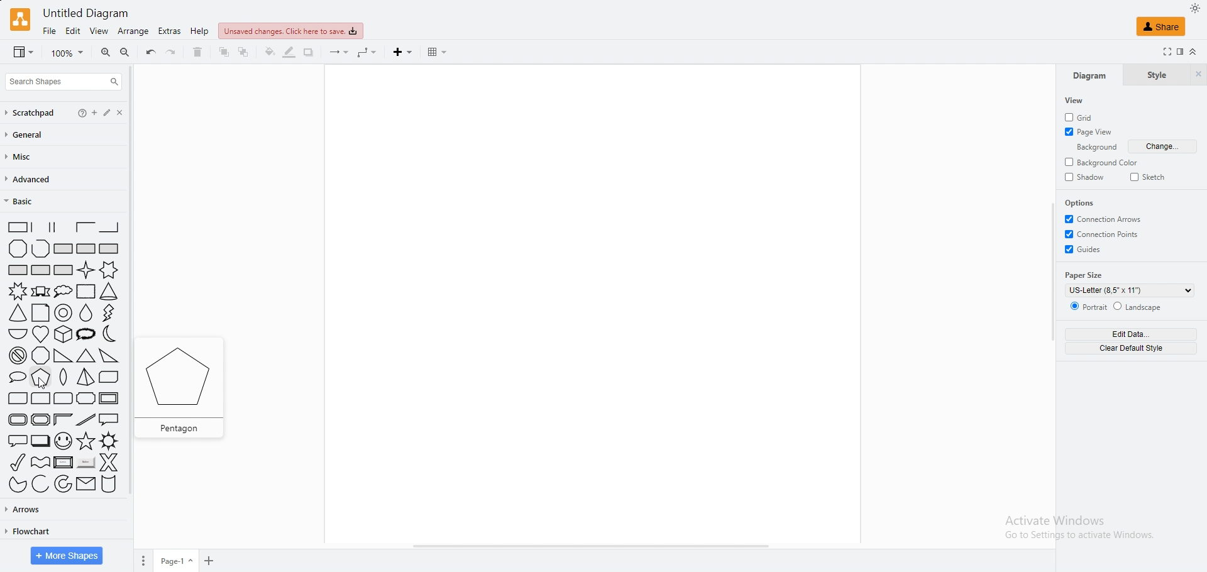  I want to click on vertical scroll bar, so click(1052, 271).